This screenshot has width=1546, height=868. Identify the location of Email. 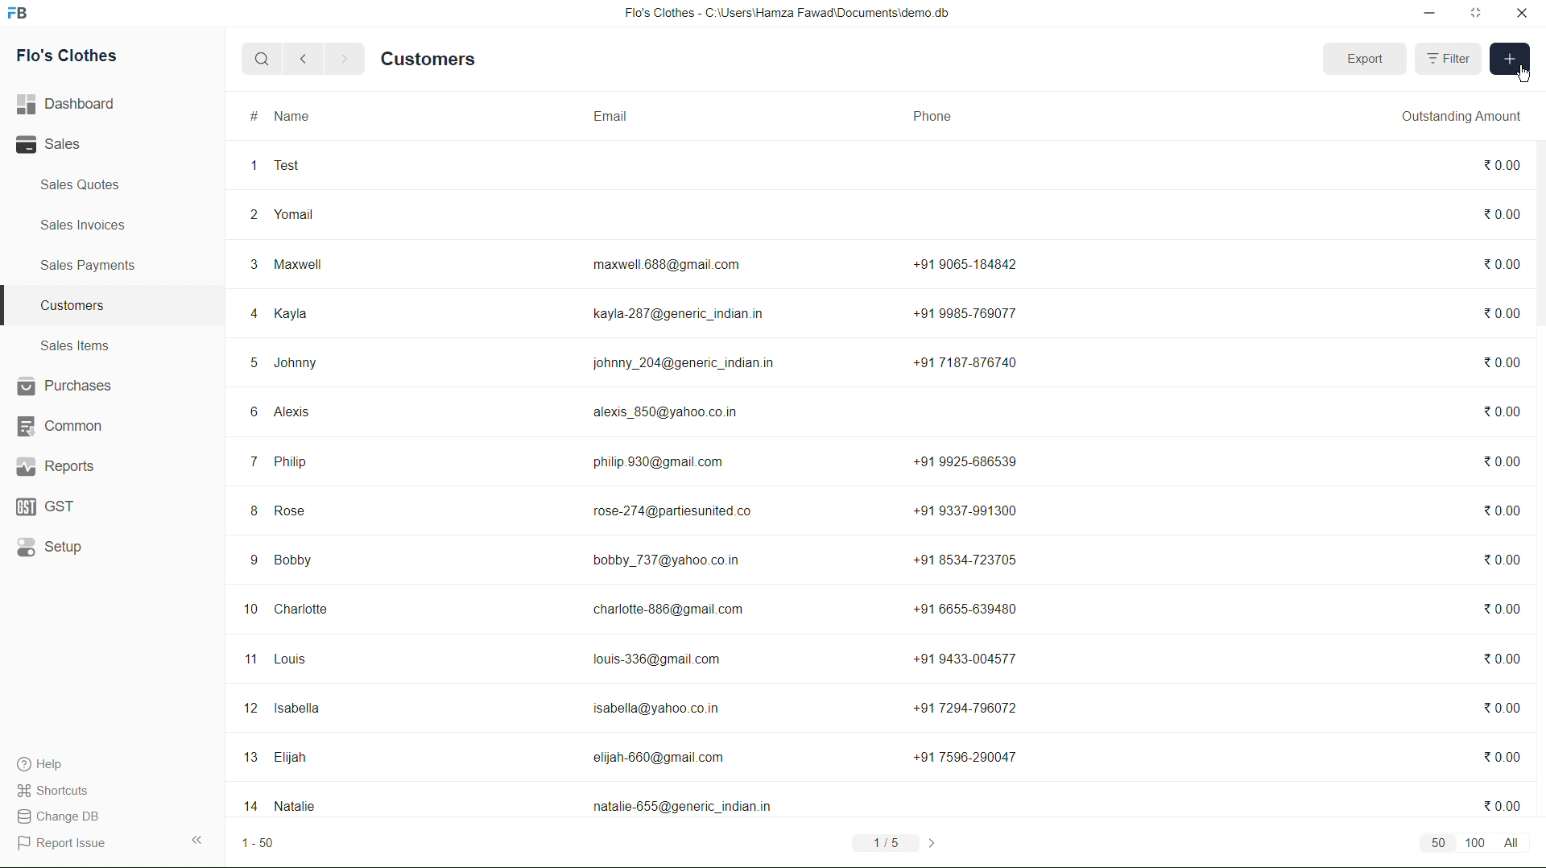
(608, 120).